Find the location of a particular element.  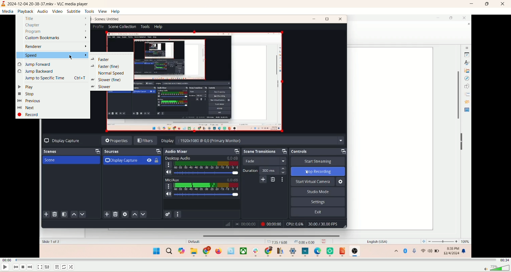

subtitle is located at coordinates (74, 11).